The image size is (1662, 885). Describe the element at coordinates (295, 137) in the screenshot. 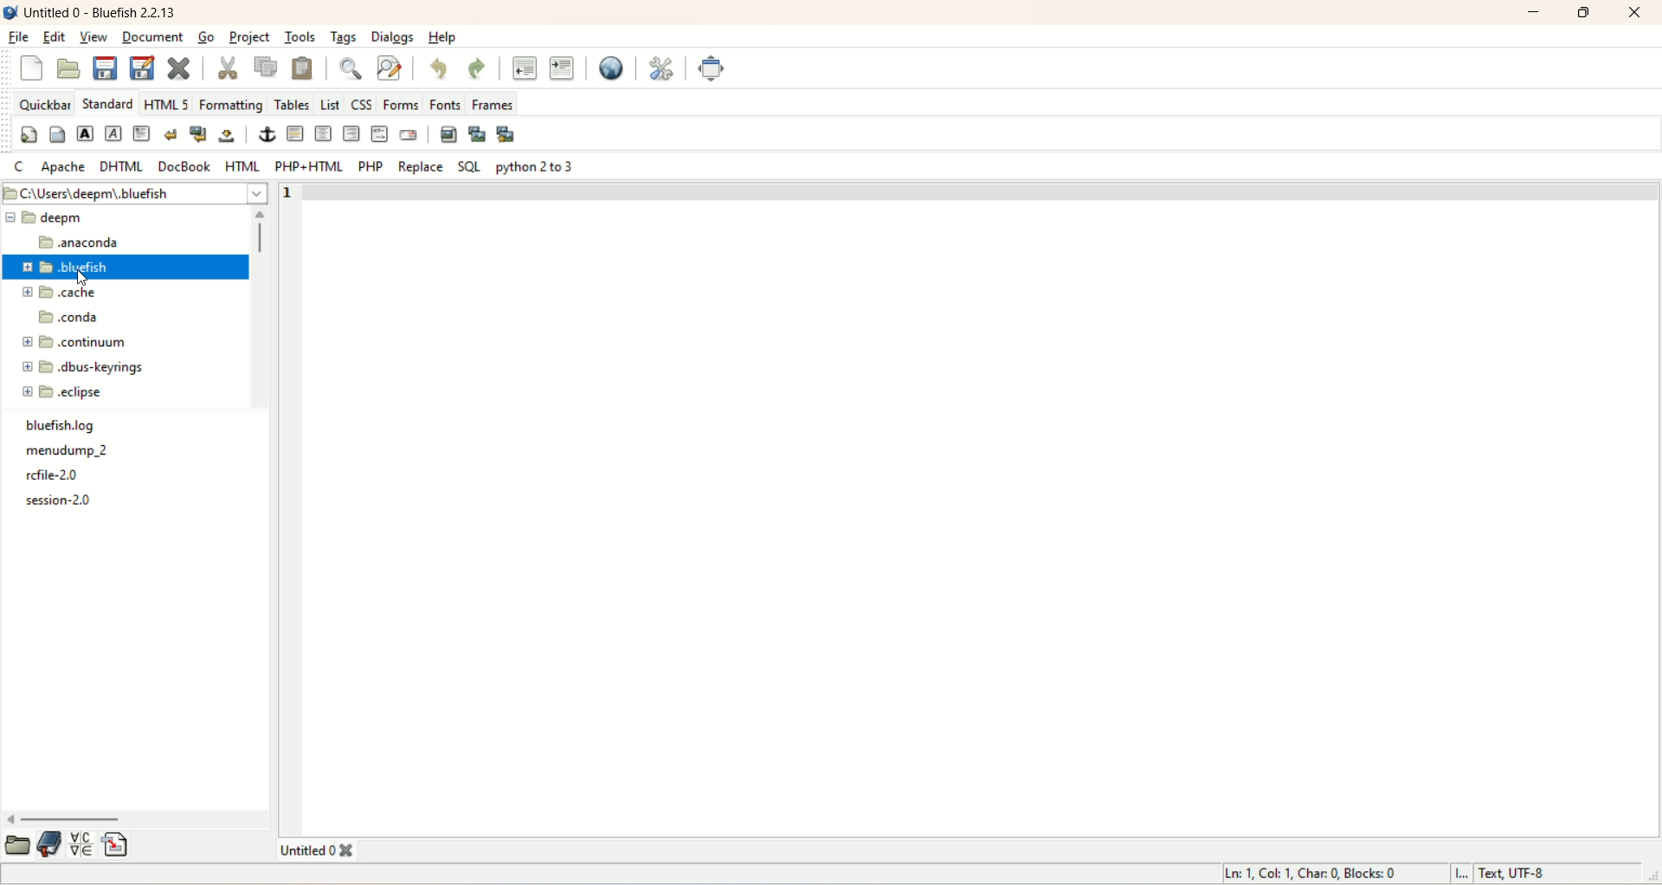

I see `horizontal rule` at that location.